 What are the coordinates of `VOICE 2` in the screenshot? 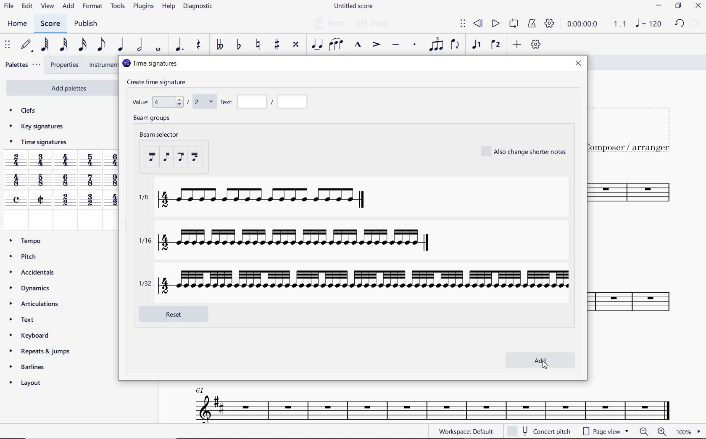 It's located at (495, 45).